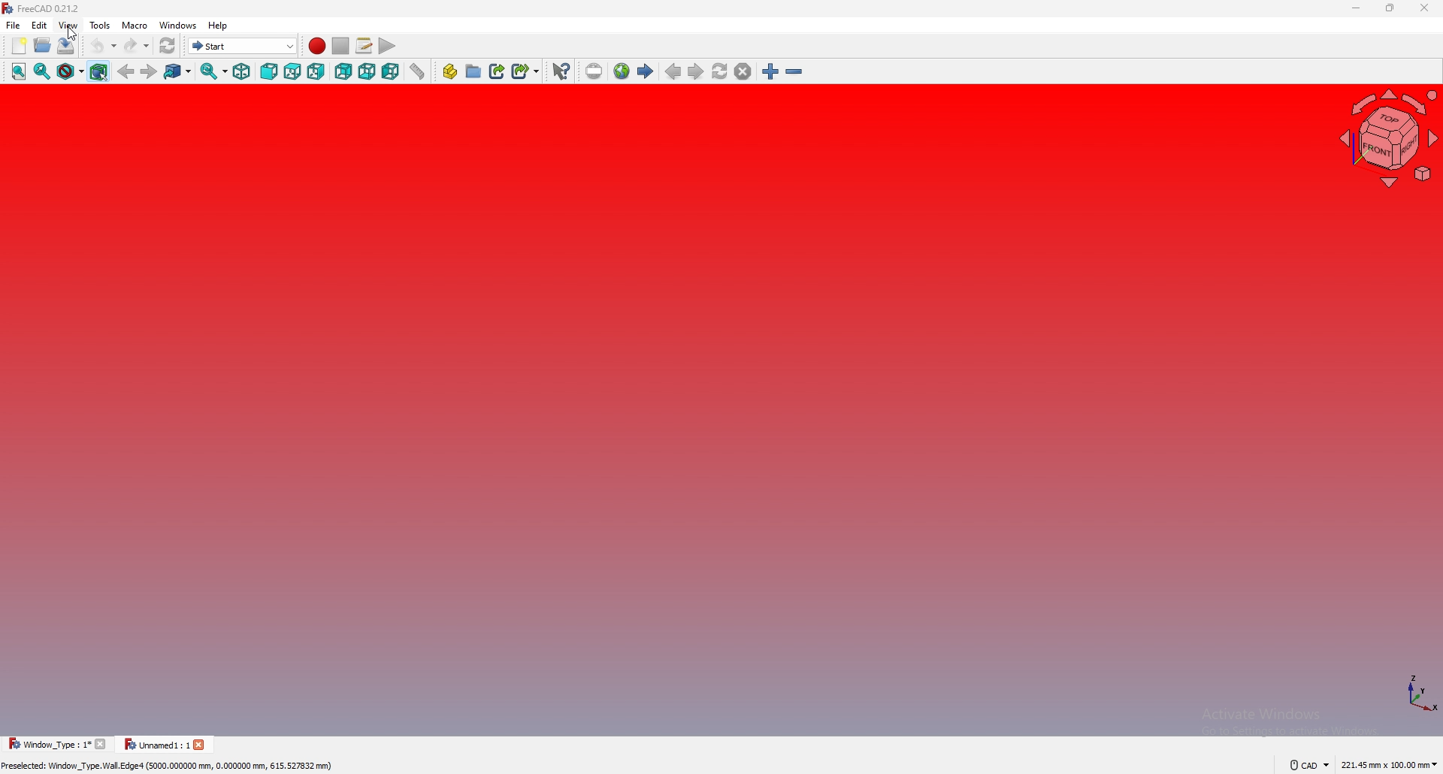  Describe the element at coordinates (794, 71) in the screenshot. I see `zoom out` at that location.